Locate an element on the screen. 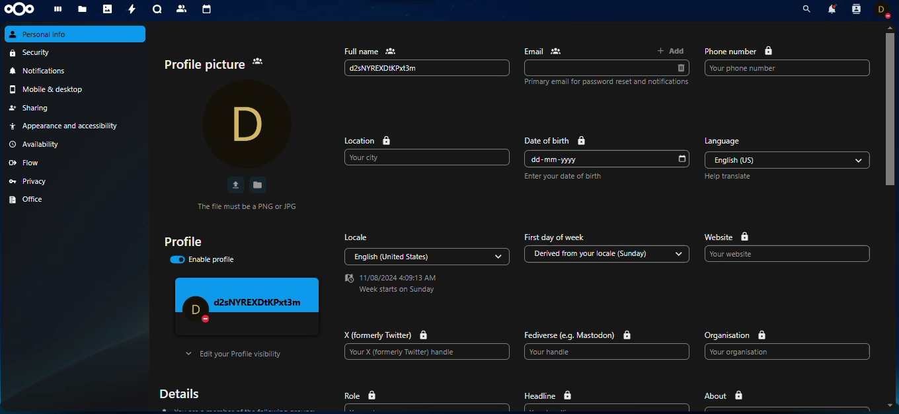 The height and width of the screenshot is (414, 899). select date is located at coordinates (681, 159).